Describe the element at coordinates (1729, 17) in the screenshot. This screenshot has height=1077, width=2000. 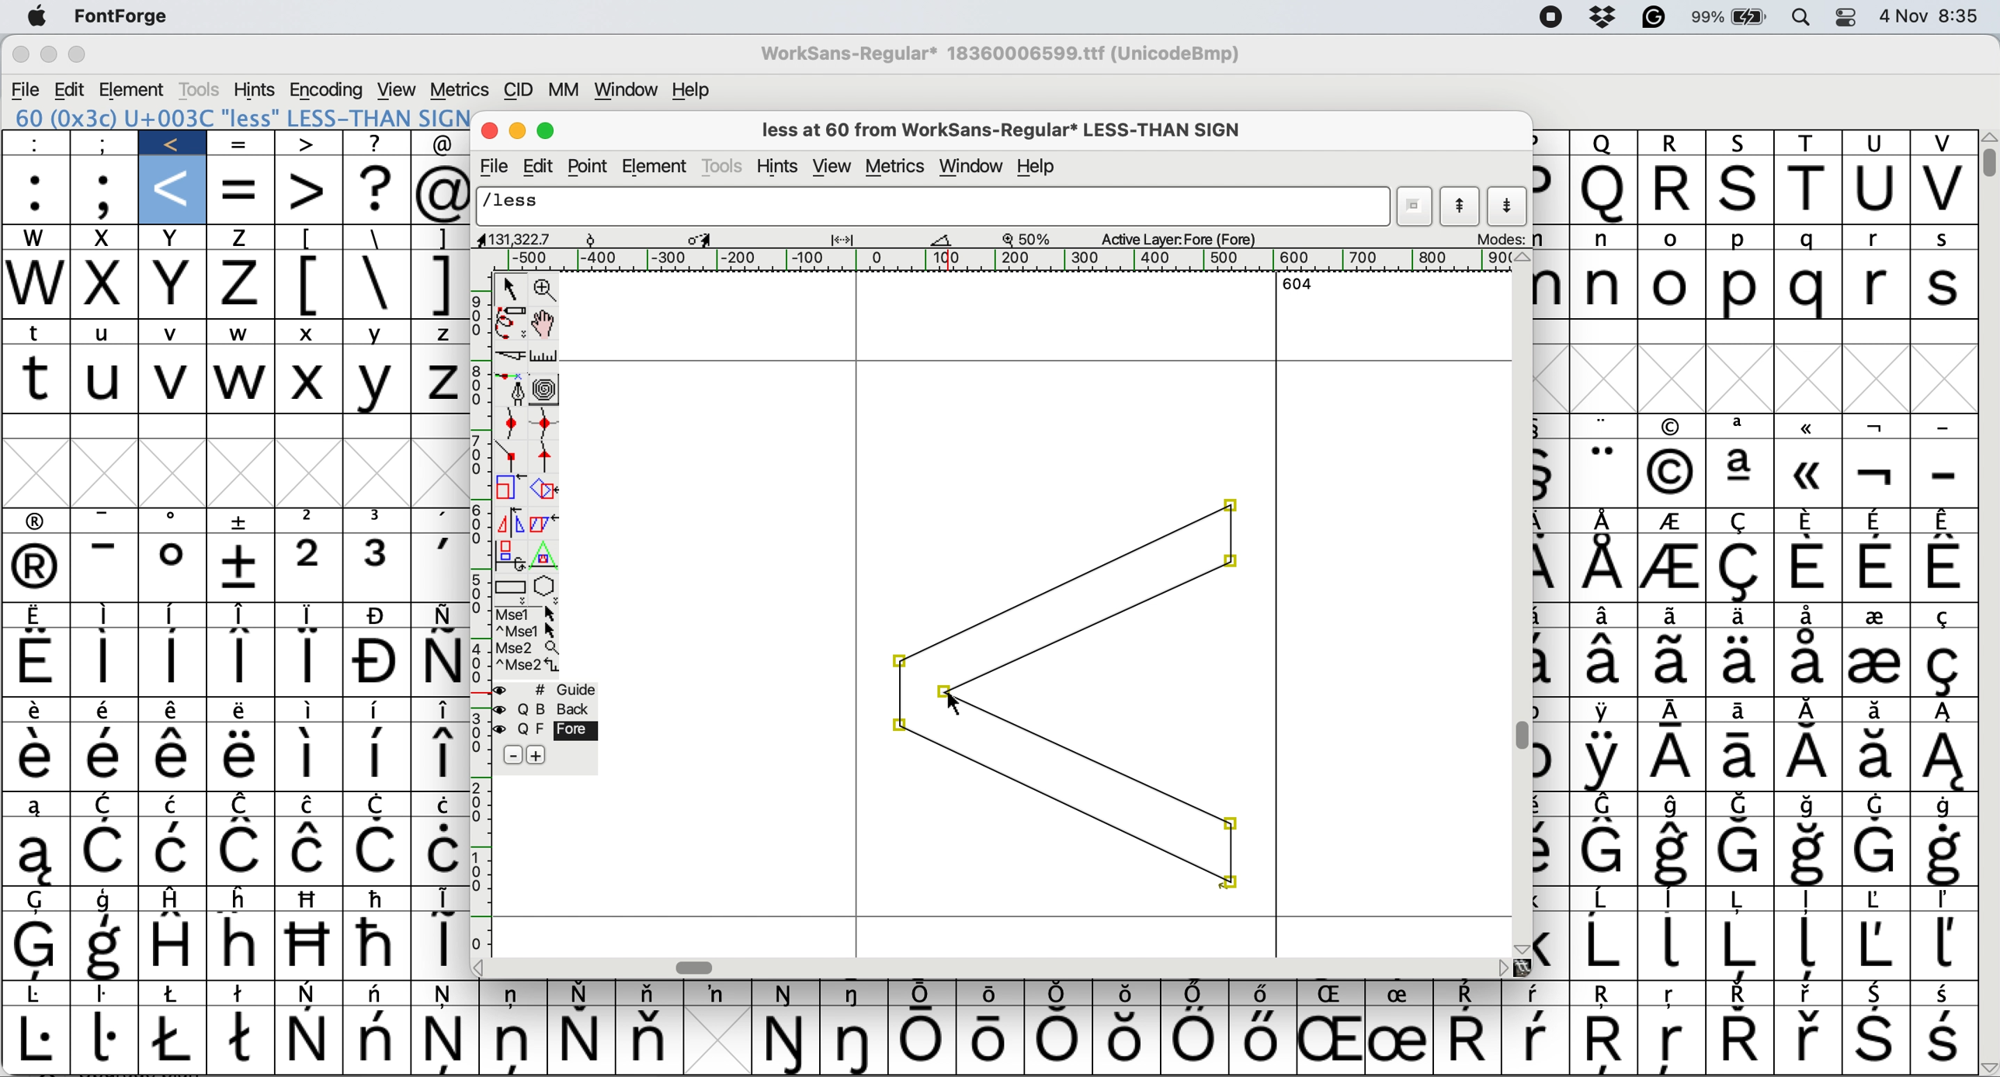
I see `battery` at that location.